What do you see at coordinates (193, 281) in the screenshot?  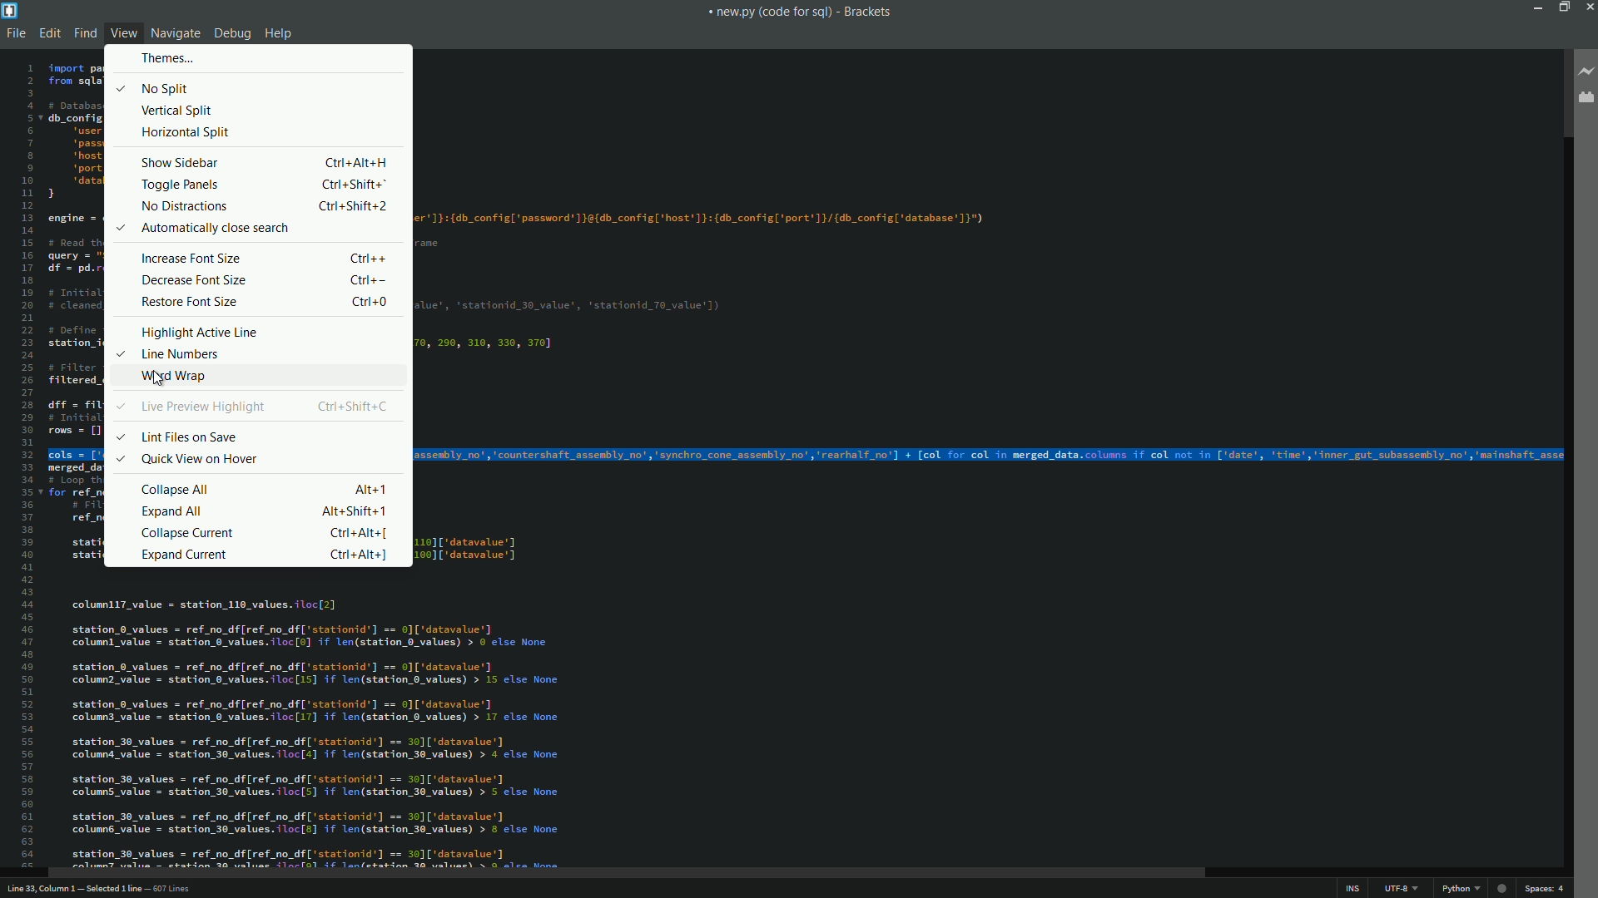 I see `decrease font size` at bounding box center [193, 281].